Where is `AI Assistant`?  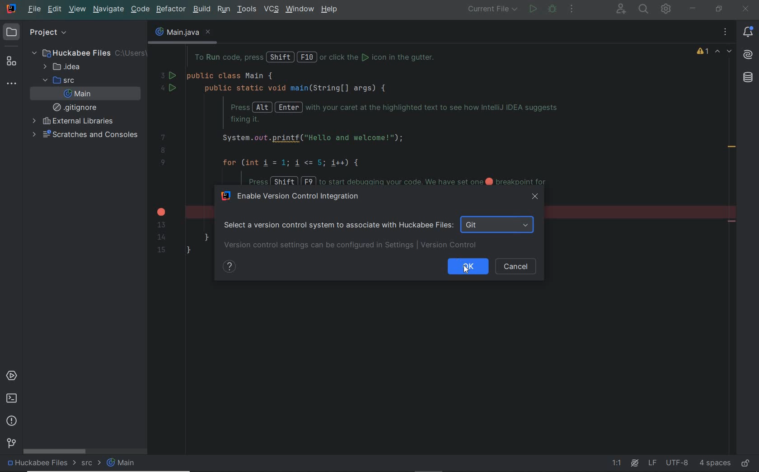
AI Assistant is located at coordinates (748, 55).